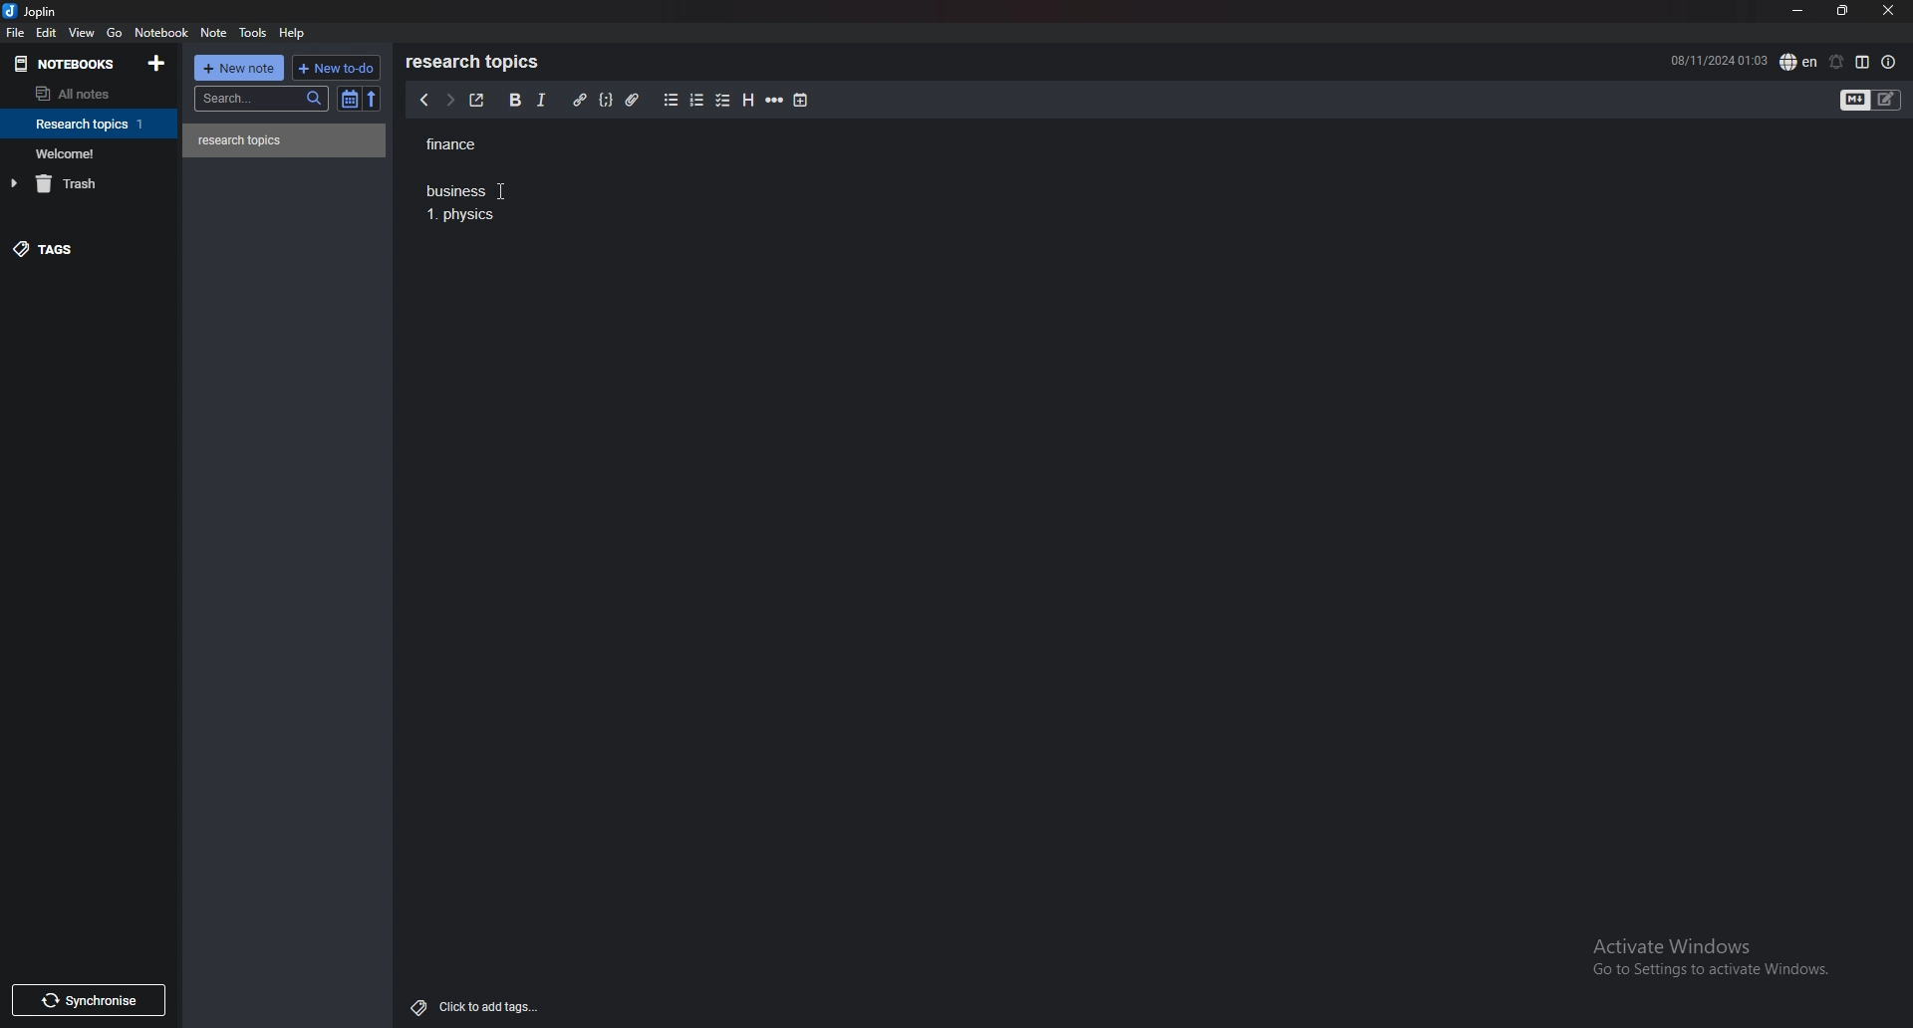 The width and height of the screenshot is (1913, 1028). I want to click on checkbox, so click(723, 100).